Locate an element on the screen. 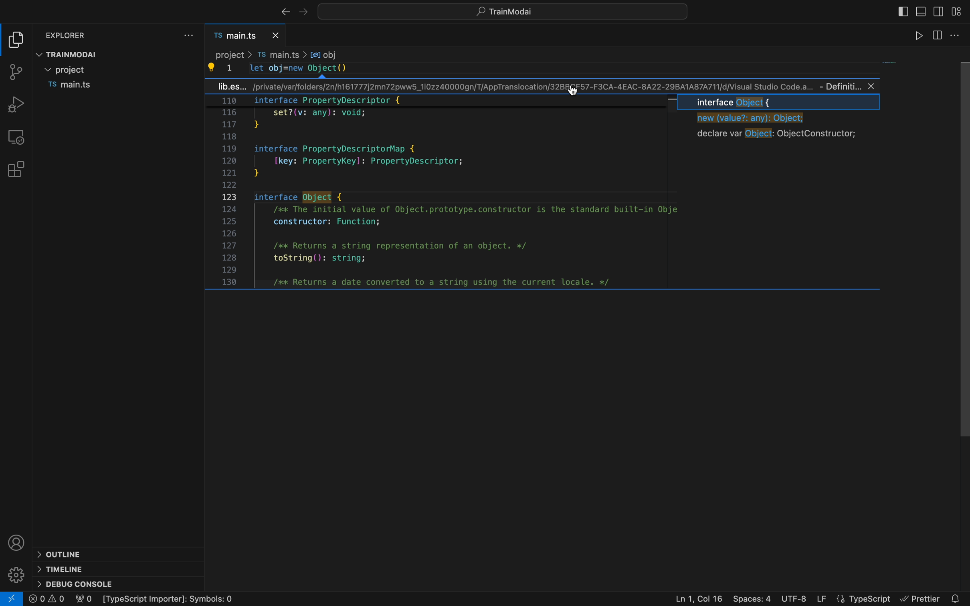  file explore is located at coordinates (18, 38).